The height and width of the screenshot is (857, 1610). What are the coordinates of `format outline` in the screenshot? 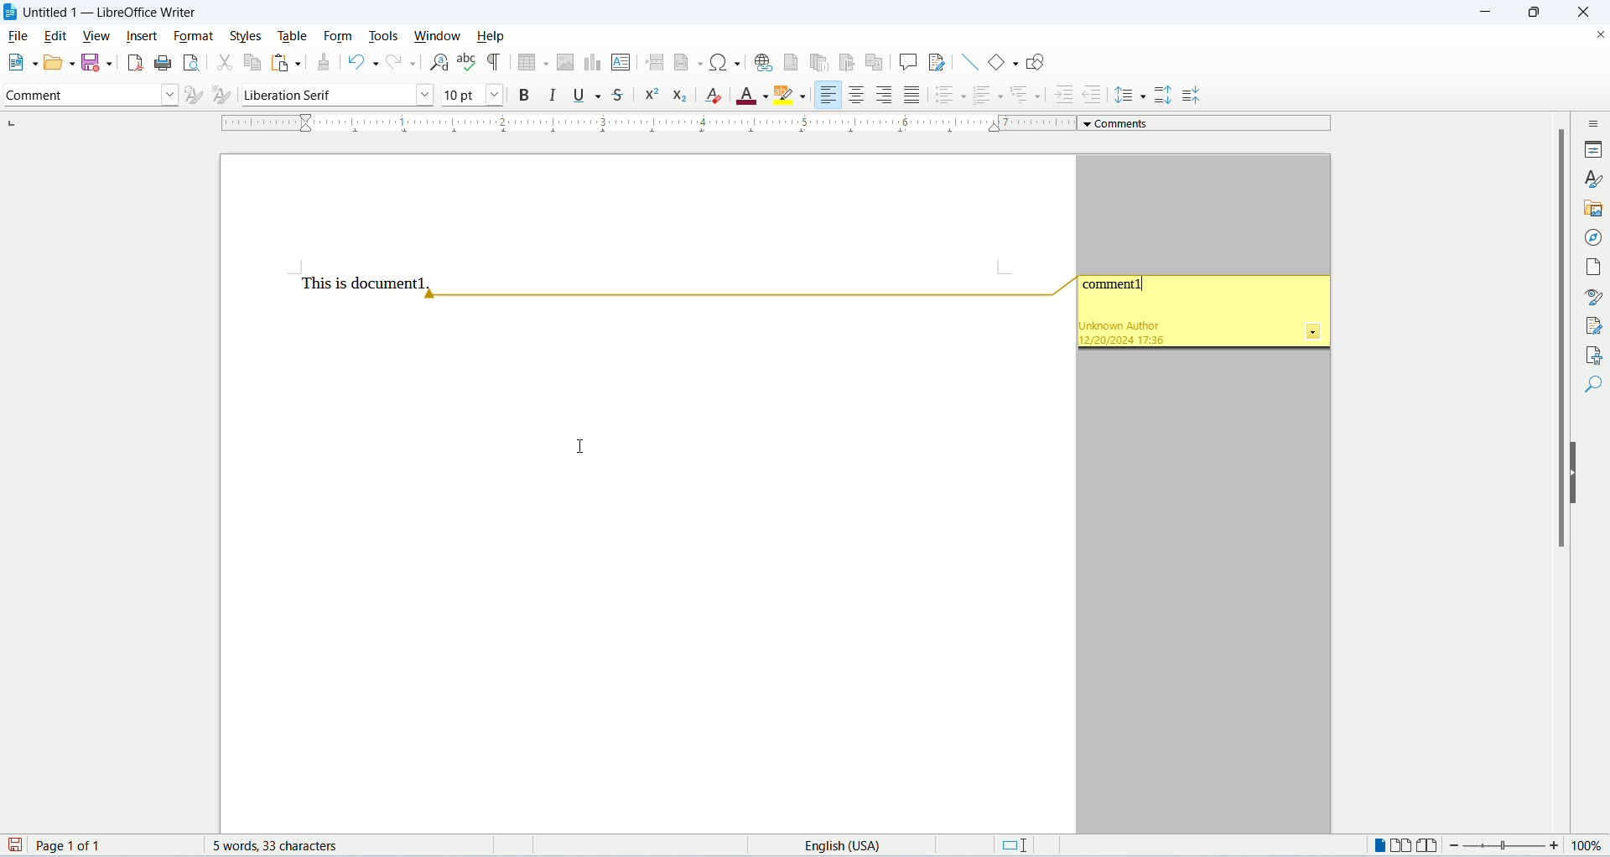 It's located at (1026, 92).